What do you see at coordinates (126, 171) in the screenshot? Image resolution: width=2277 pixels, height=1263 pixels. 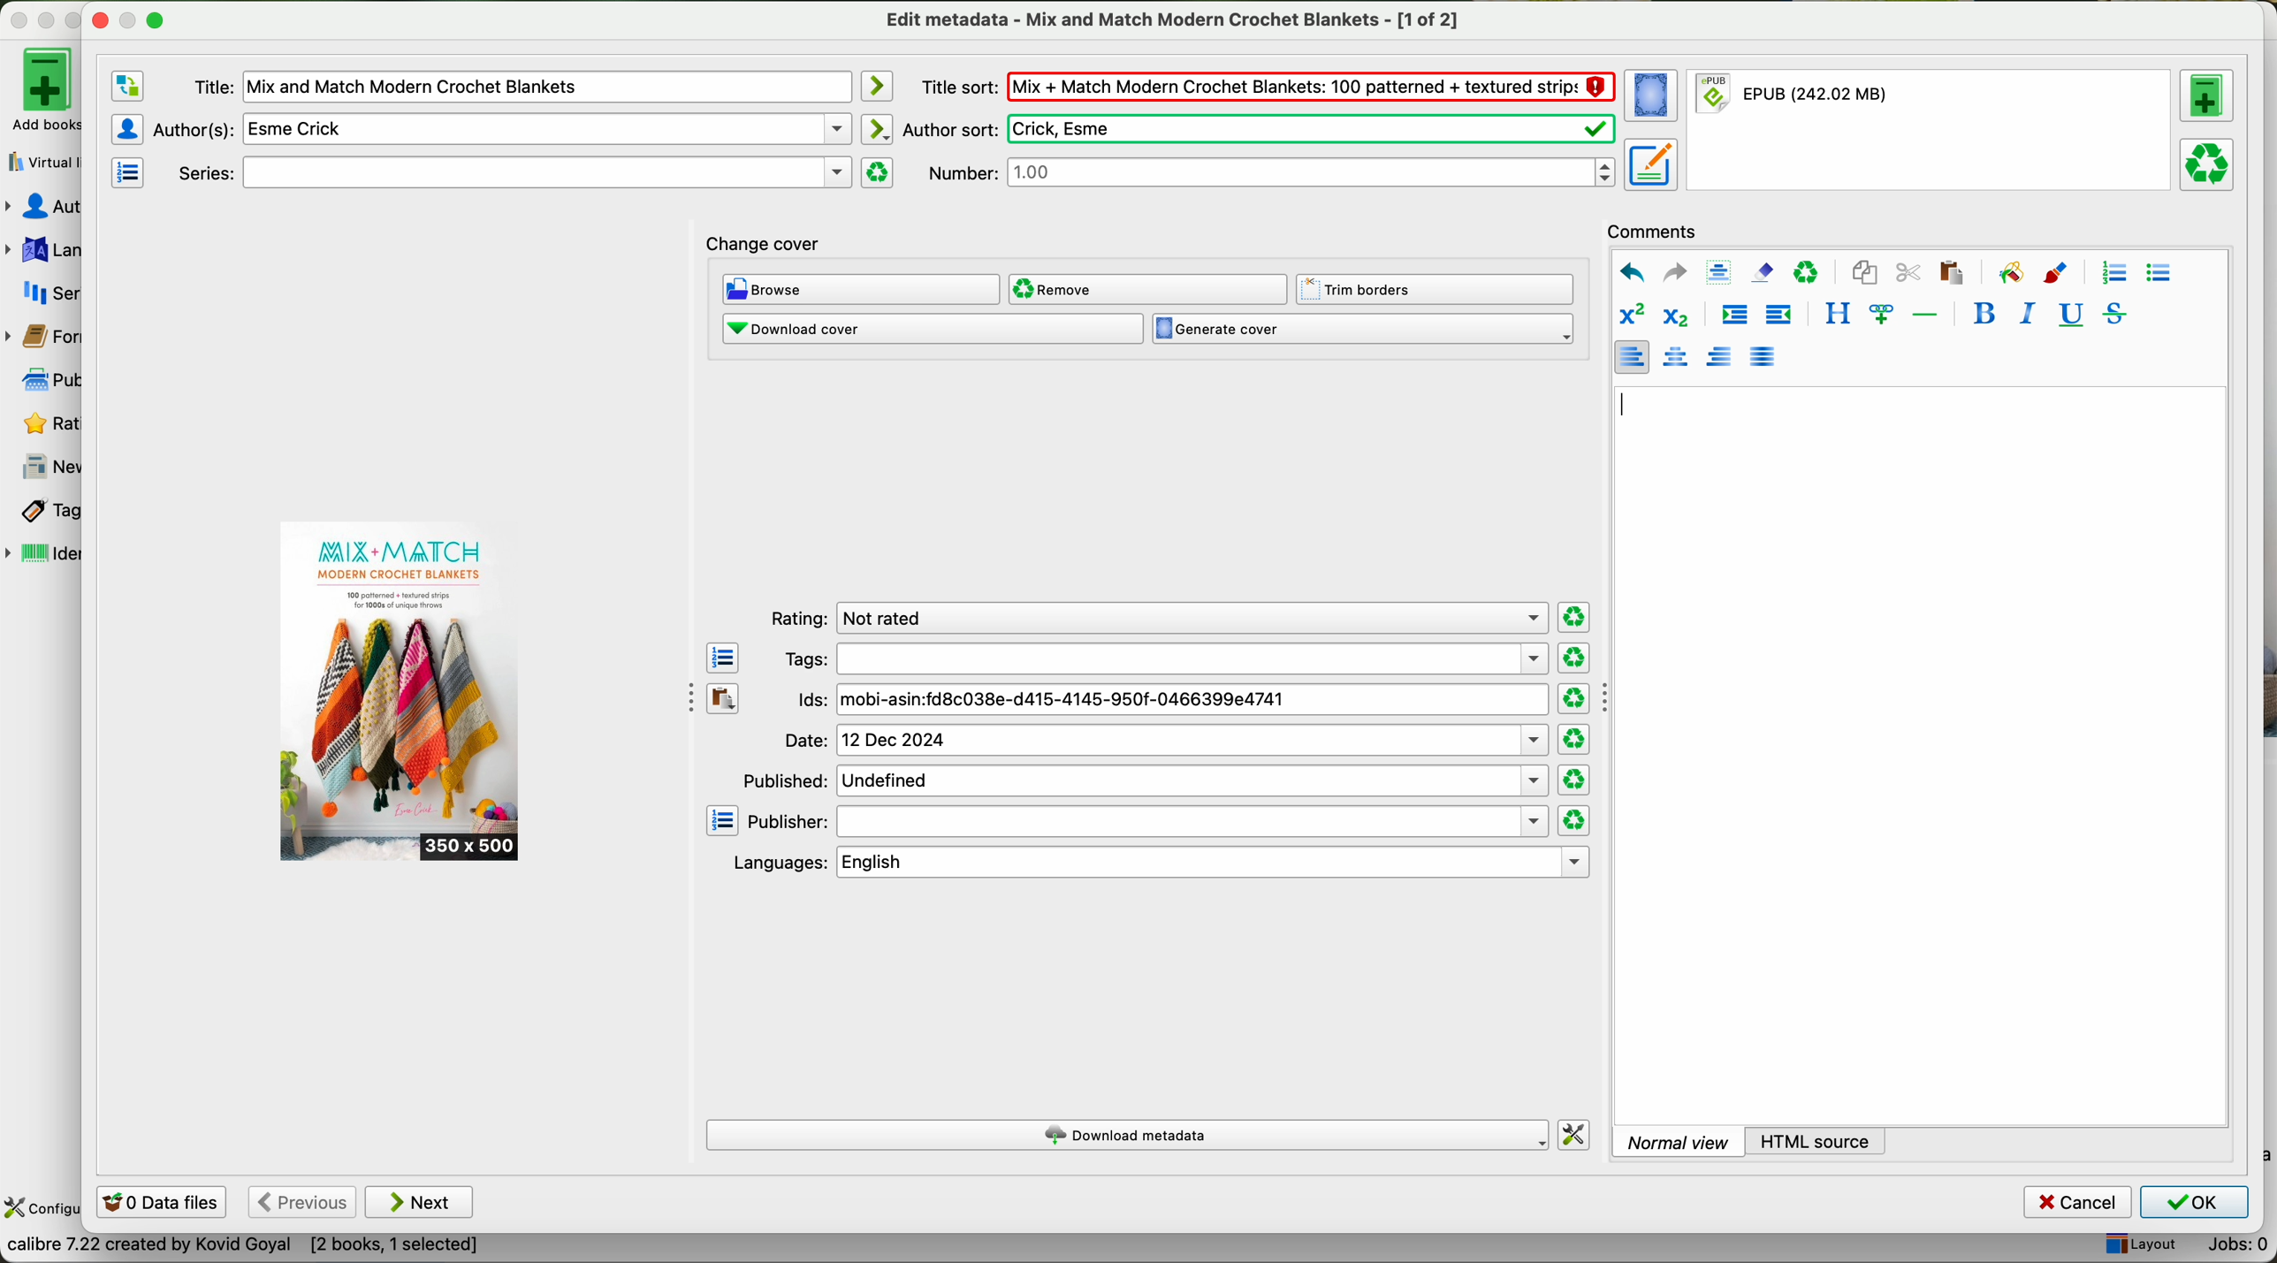 I see `set the series manage editor` at bounding box center [126, 171].